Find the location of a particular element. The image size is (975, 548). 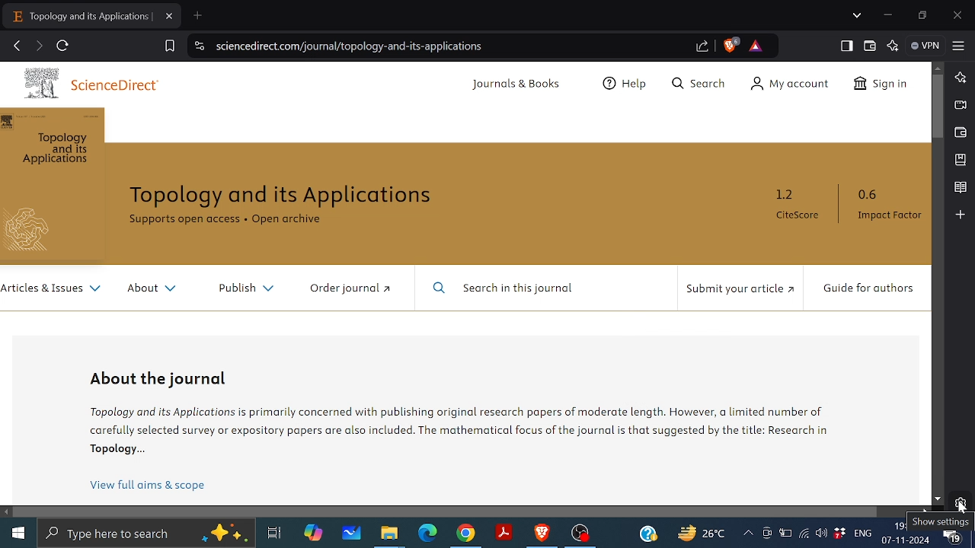

Open Archive is located at coordinates (289, 218).